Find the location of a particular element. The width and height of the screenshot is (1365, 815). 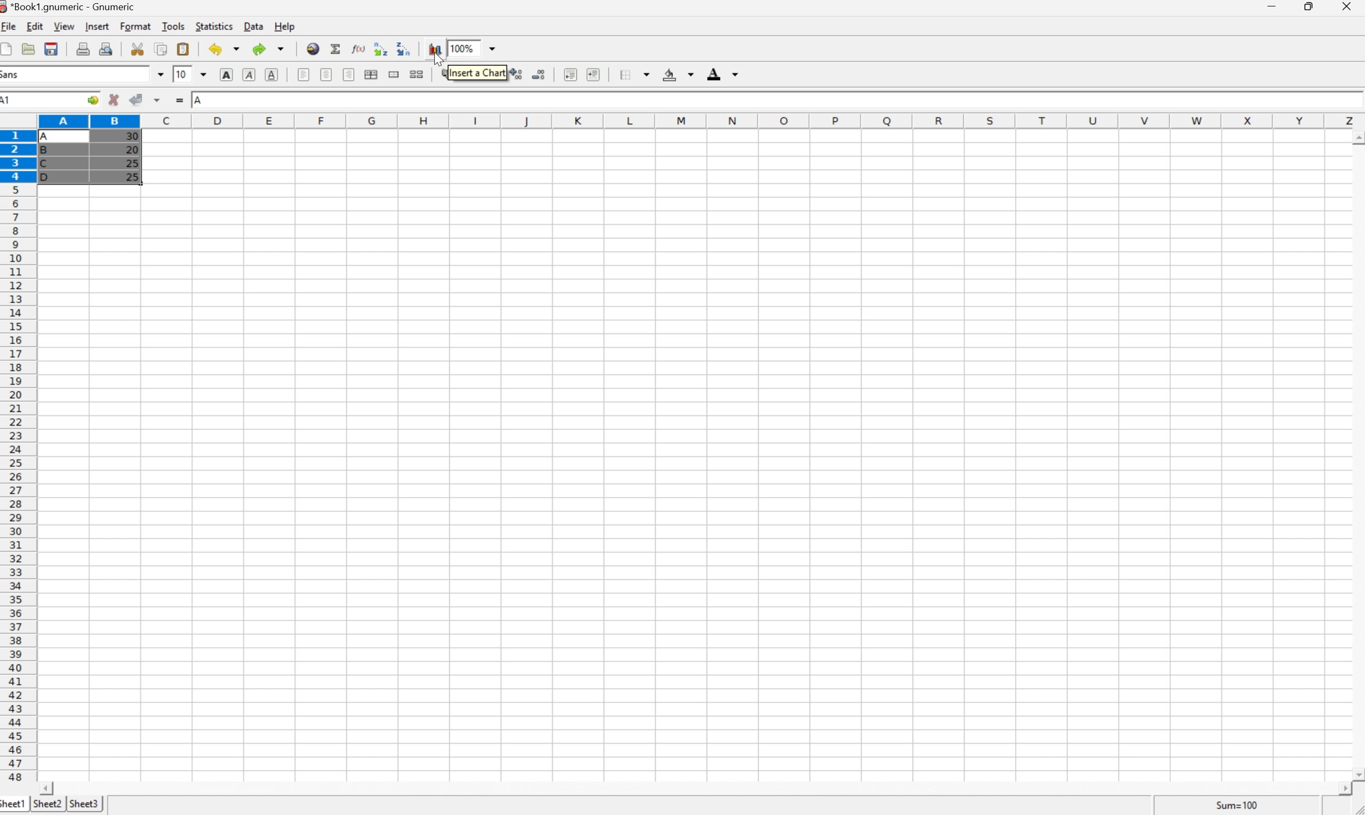

Underline is located at coordinates (270, 76).